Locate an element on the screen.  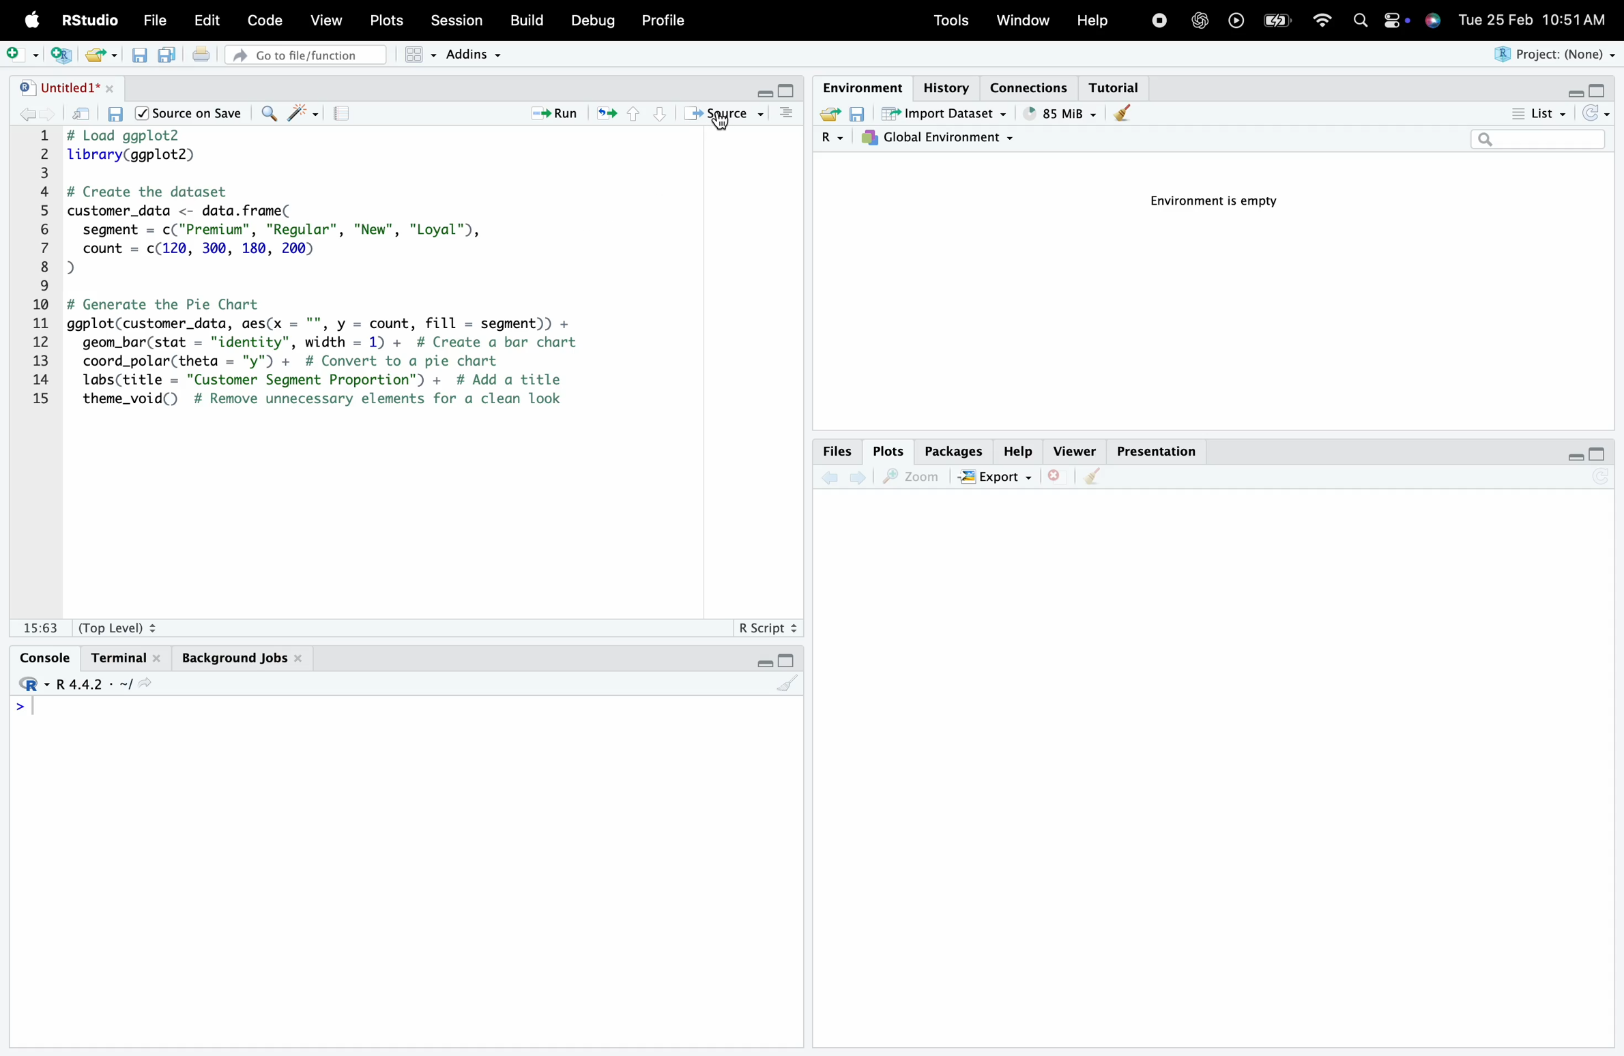
minimise is located at coordinates (757, 88).